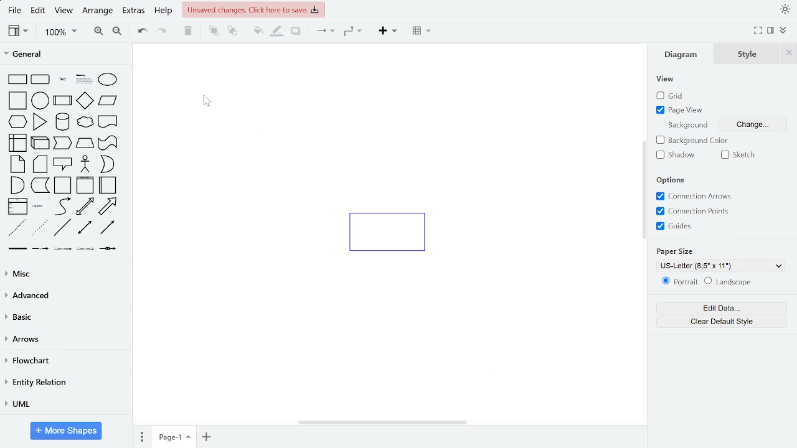  What do you see at coordinates (694, 211) in the screenshot?
I see `connection points` at bounding box center [694, 211].